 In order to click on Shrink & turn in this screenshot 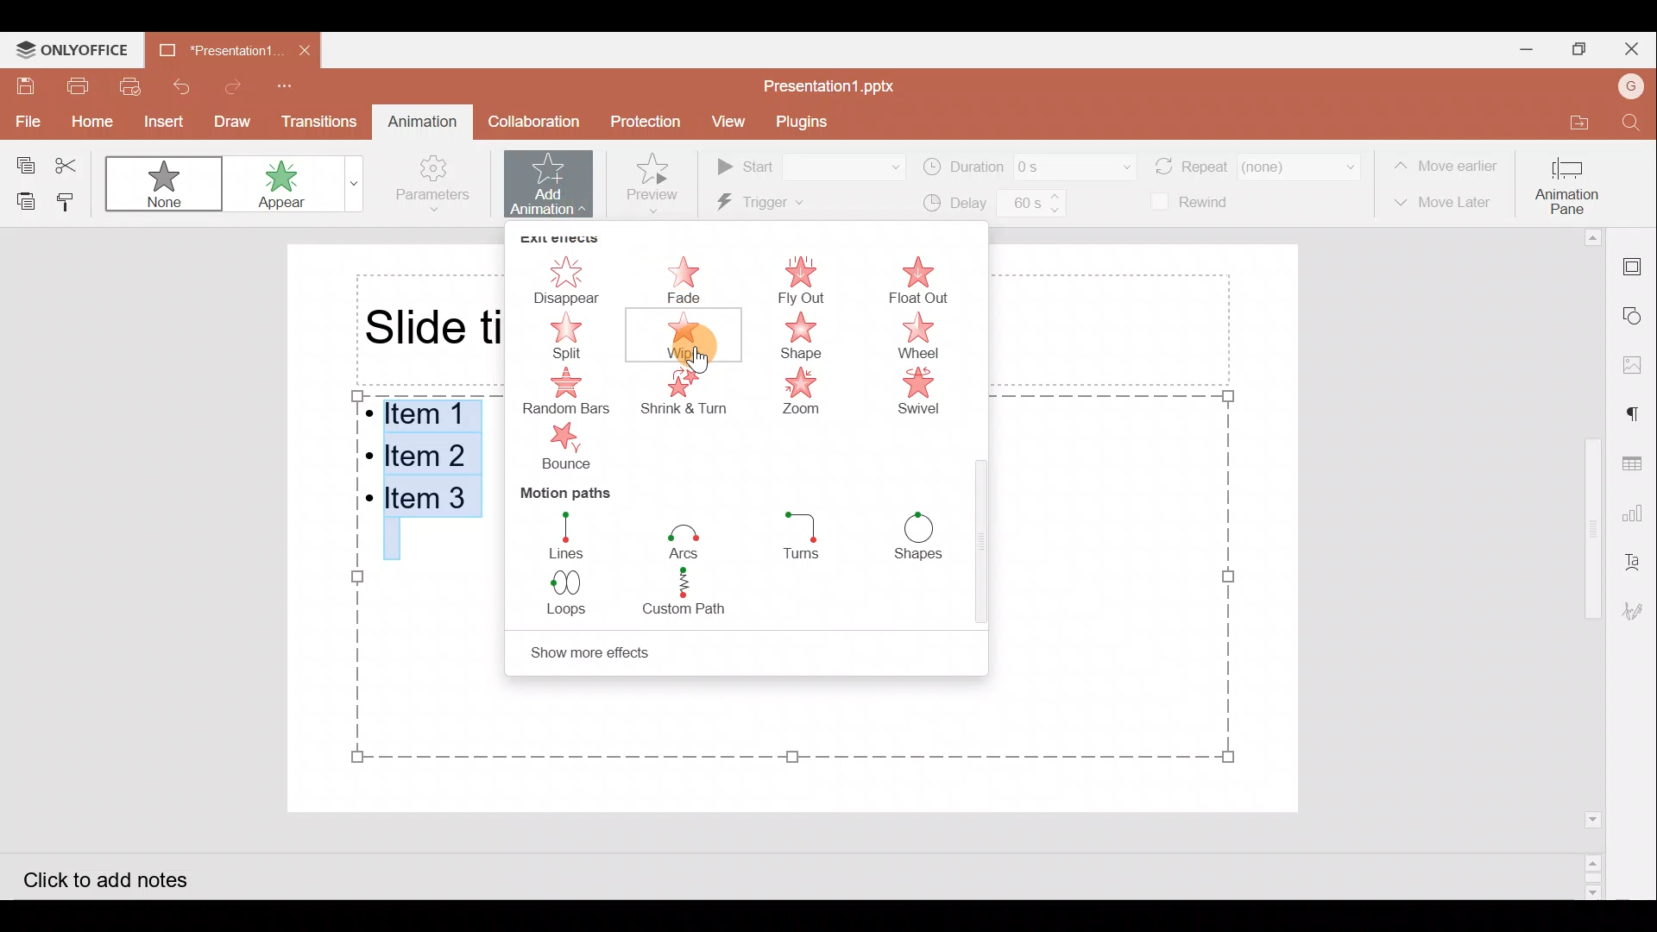, I will do `click(690, 398)`.